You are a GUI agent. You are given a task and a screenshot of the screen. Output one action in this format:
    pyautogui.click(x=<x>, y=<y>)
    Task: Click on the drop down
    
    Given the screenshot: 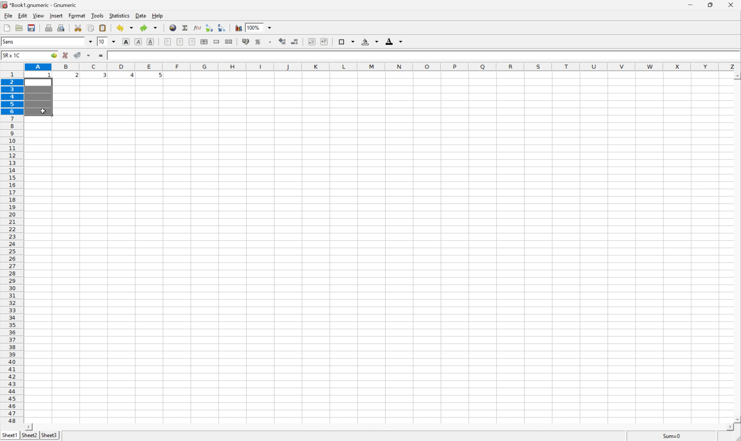 What is the action you would take?
    pyautogui.click(x=113, y=42)
    